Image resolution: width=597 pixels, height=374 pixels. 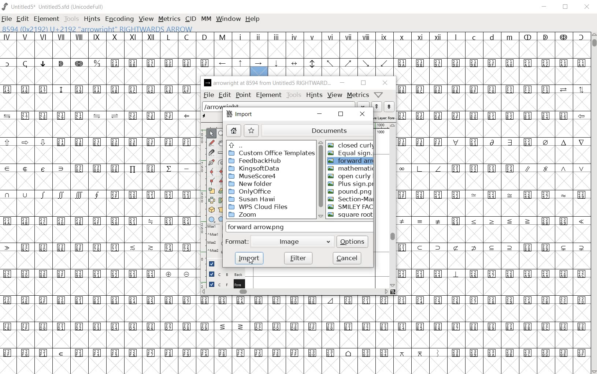 What do you see at coordinates (429, 54) in the screenshot?
I see `glyph characters` at bounding box center [429, 54].